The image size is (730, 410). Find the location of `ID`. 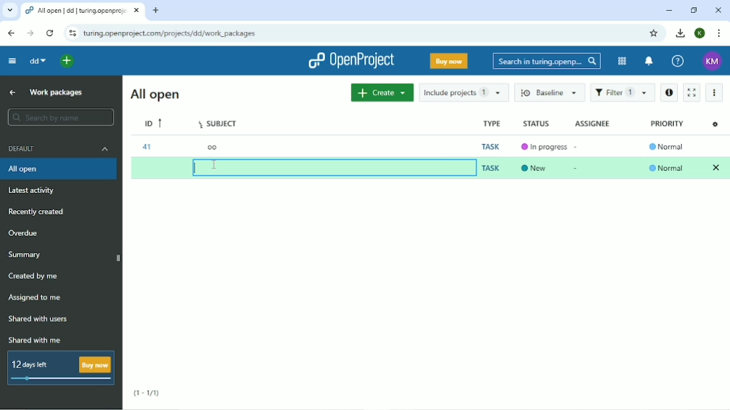

ID is located at coordinates (152, 123).